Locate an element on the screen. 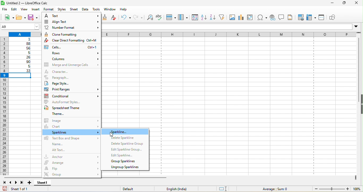  edit sparkline group is located at coordinates (126, 149).